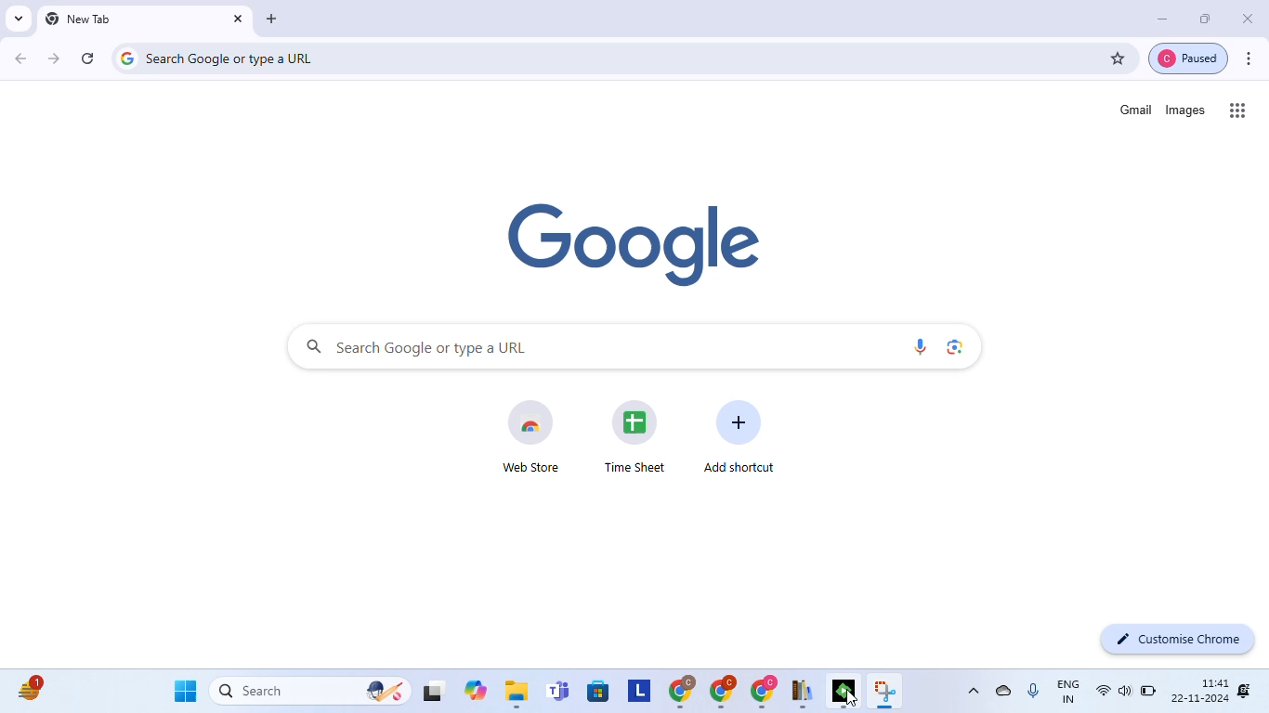 This screenshot has height=713, width=1269. I want to click on add shortcut, so click(739, 434).